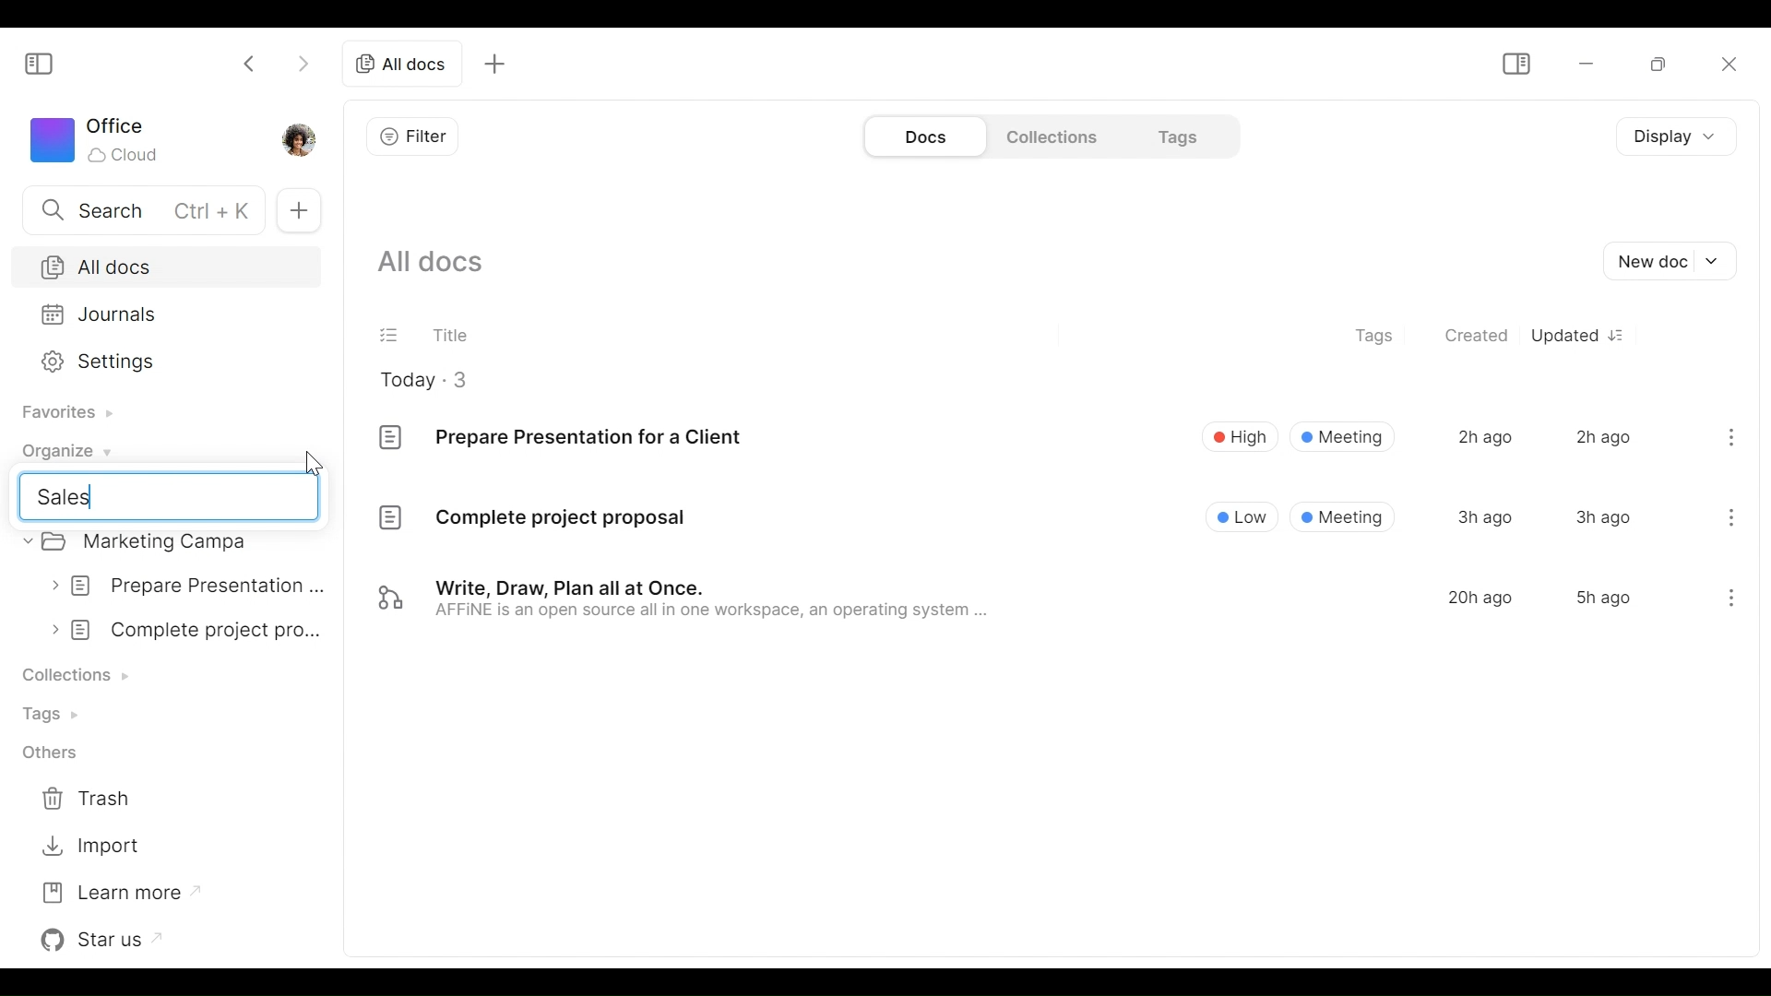 The image size is (1771, 996). I want to click on Sort, so click(1622, 335).